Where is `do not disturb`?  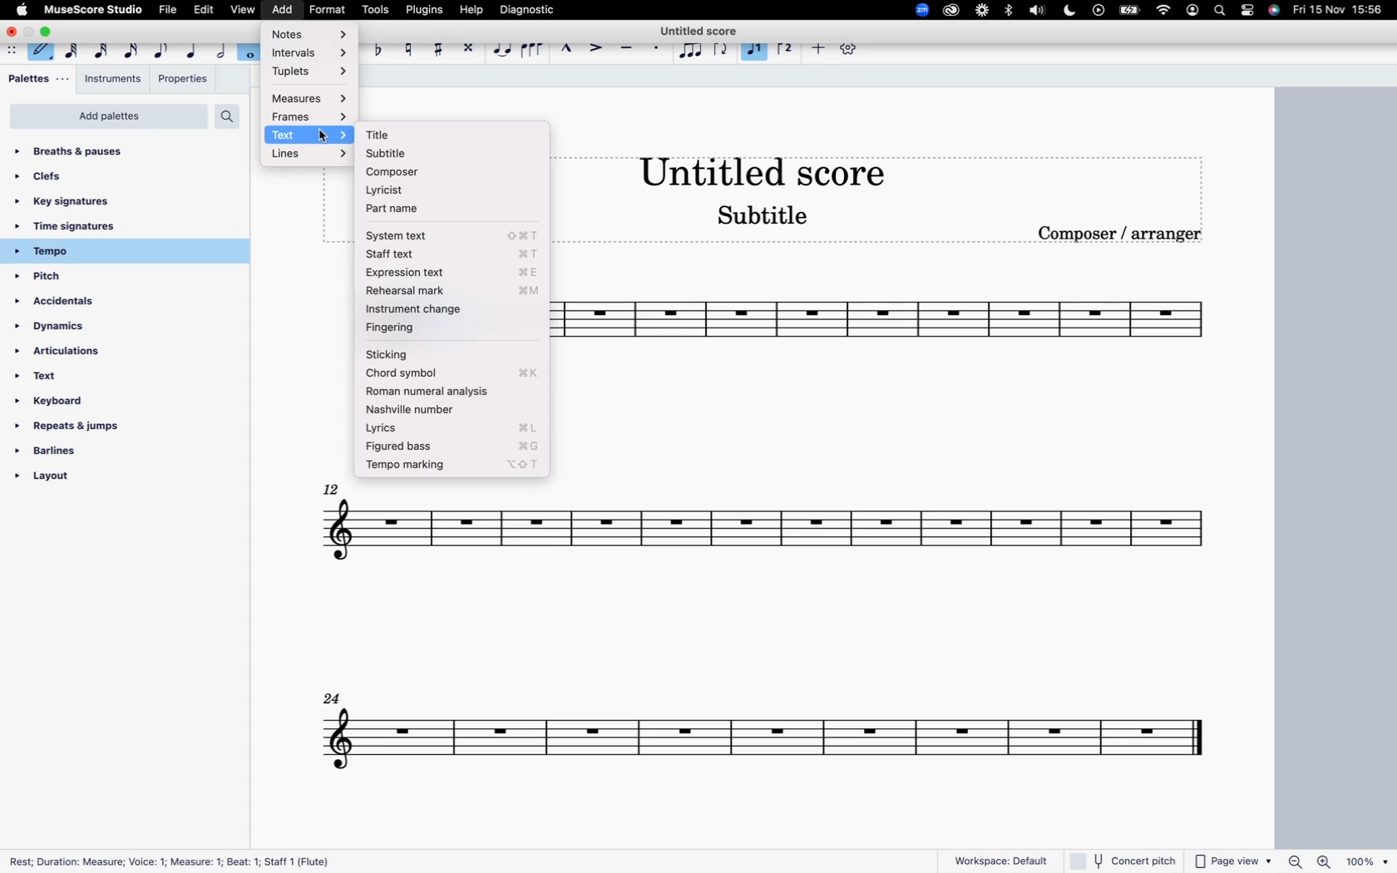 do not disturb is located at coordinates (1069, 10).